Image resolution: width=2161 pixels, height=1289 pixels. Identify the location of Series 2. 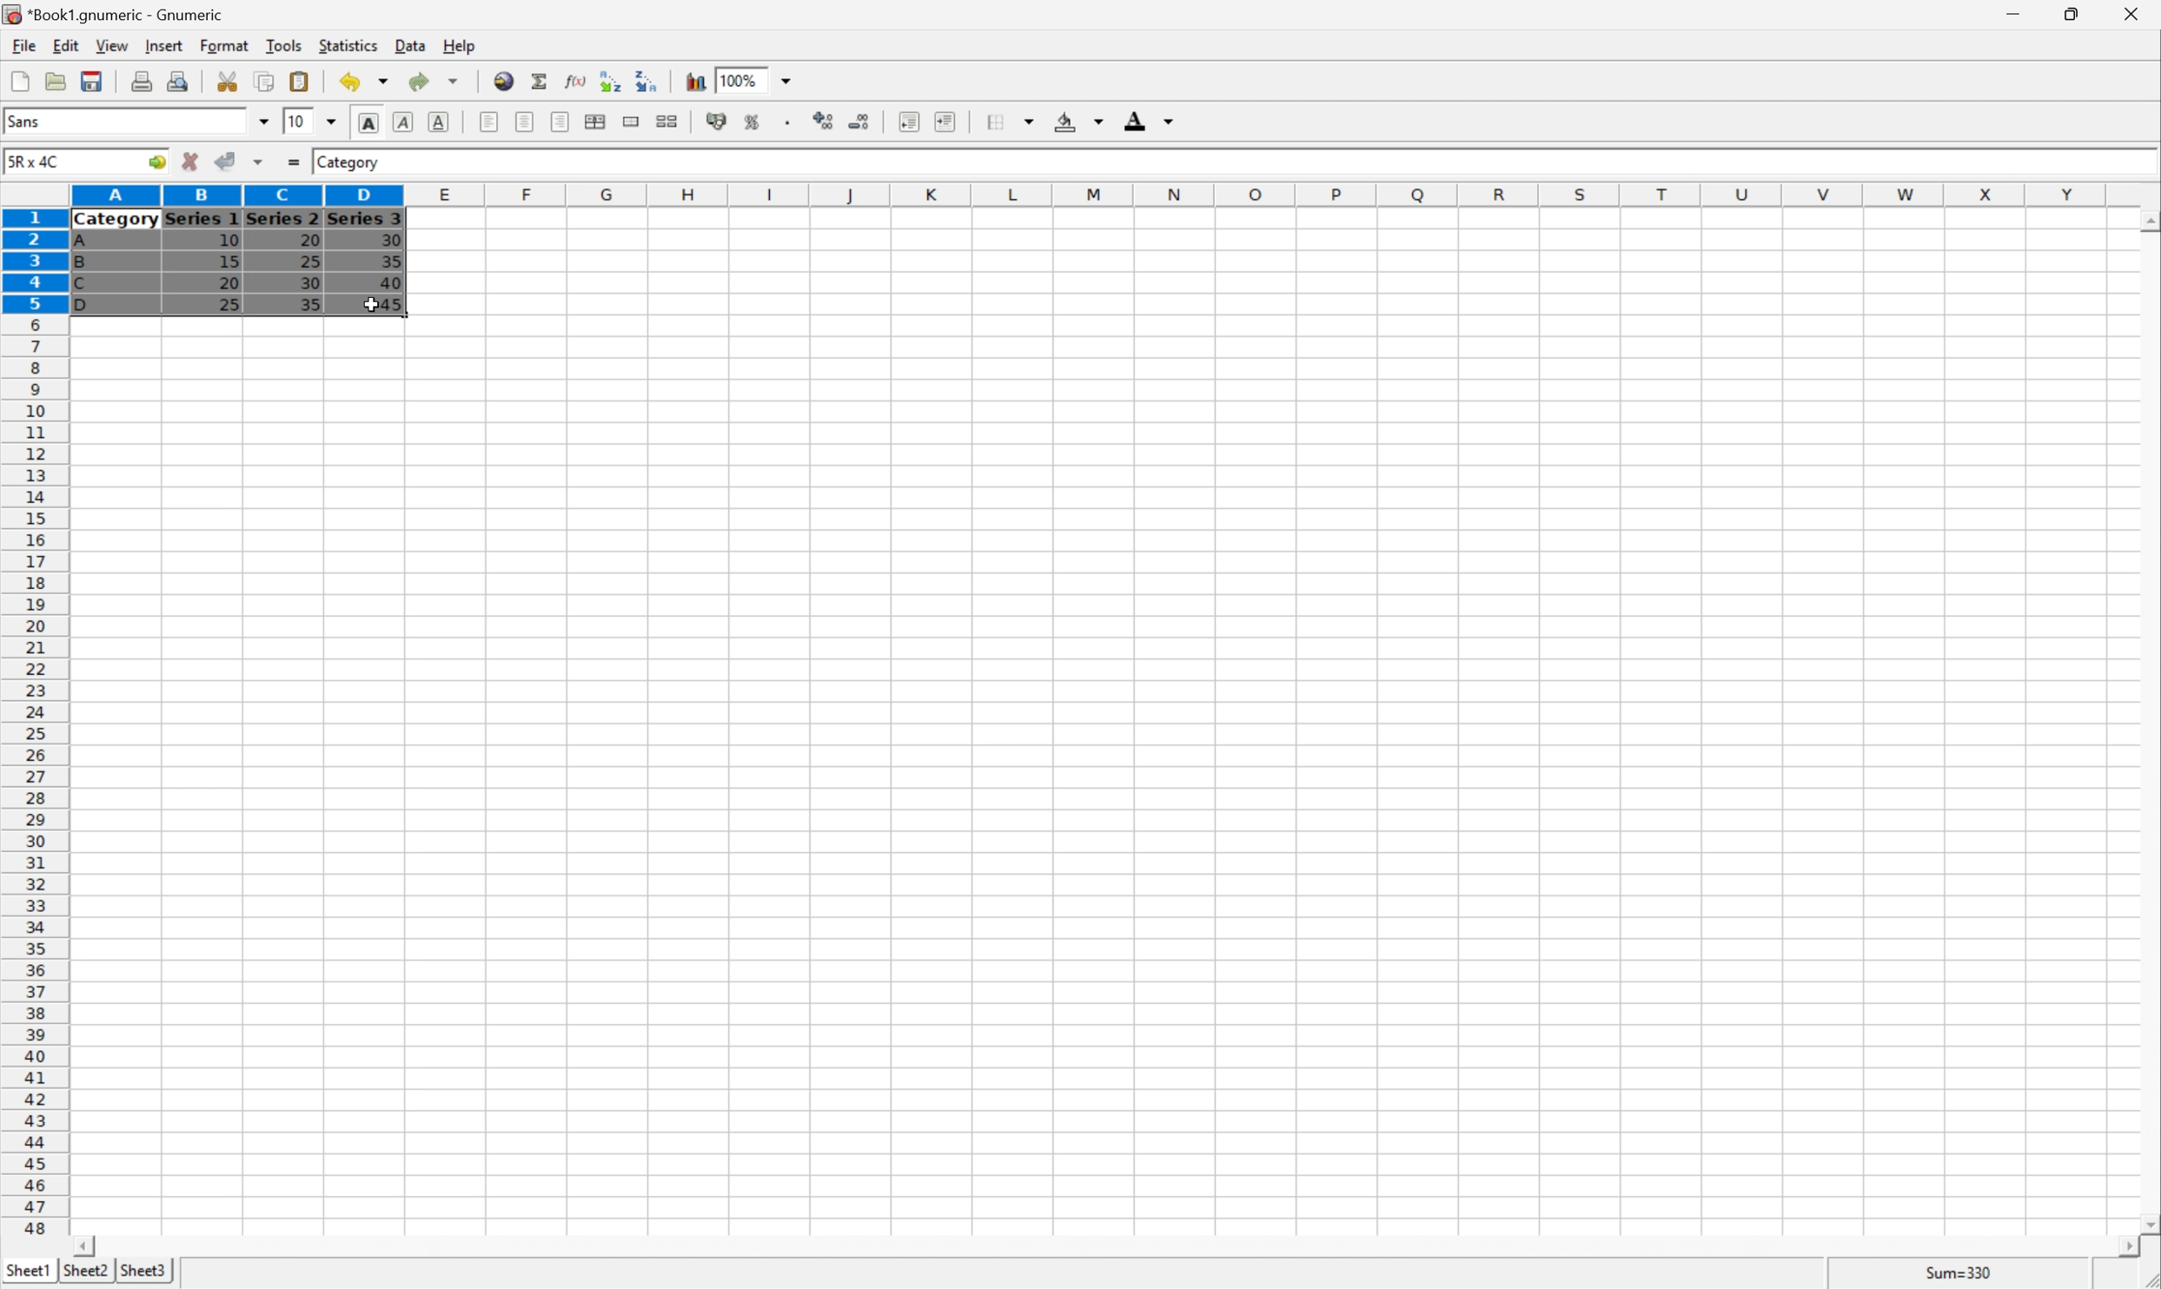
(282, 217).